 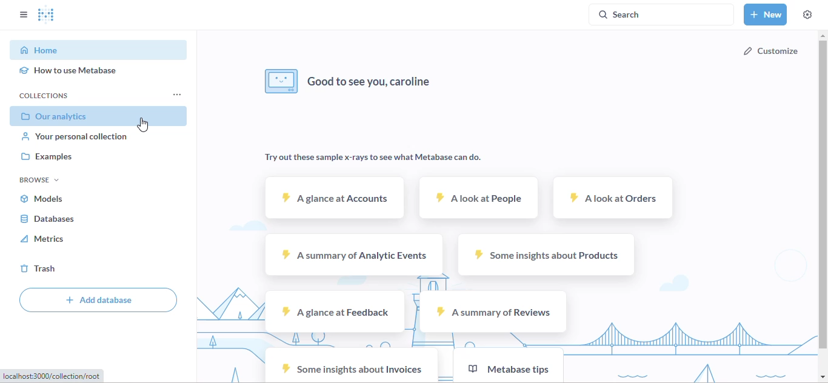 I want to click on a glance at feedback, so click(x=333, y=311).